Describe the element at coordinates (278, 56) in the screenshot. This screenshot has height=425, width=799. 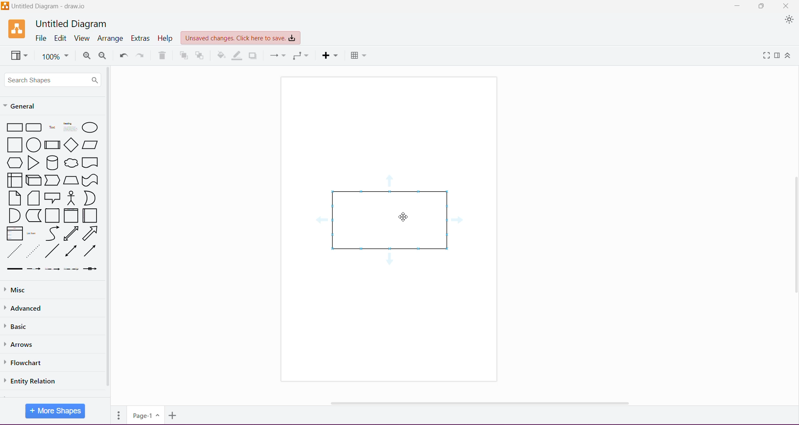
I see `Connection` at that location.